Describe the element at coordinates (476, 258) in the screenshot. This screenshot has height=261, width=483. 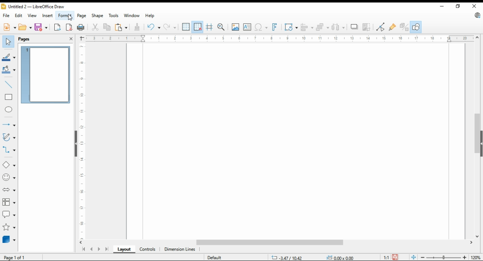
I see `zoom factor` at that location.